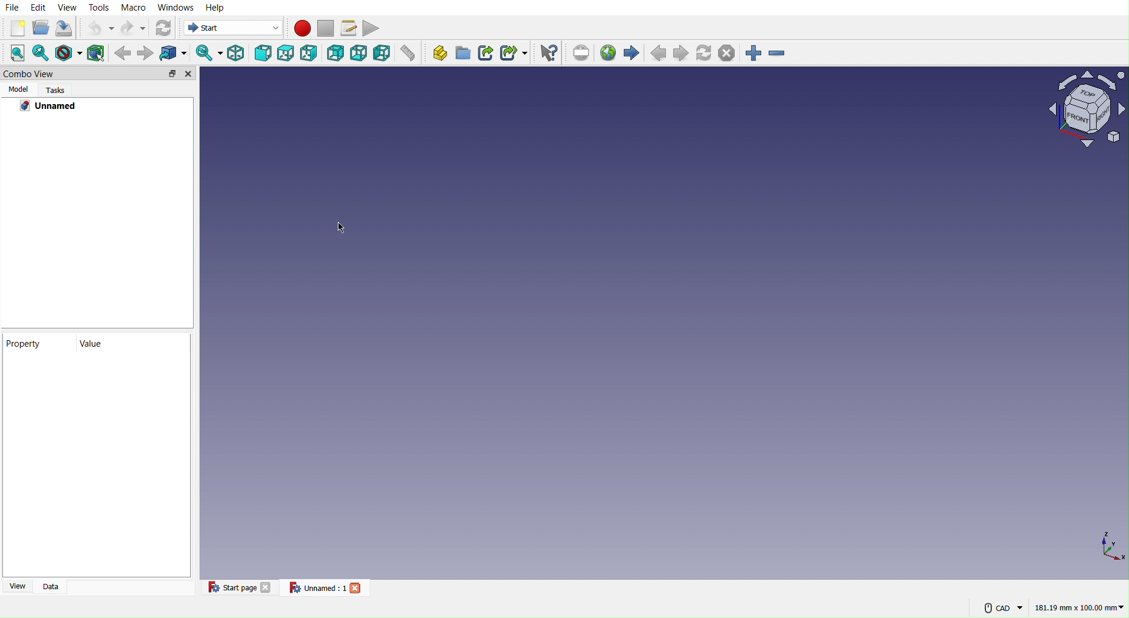 The height and width of the screenshot is (618, 1129). Describe the element at coordinates (334, 52) in the screenshot. I see `Set to rear view` at that location.